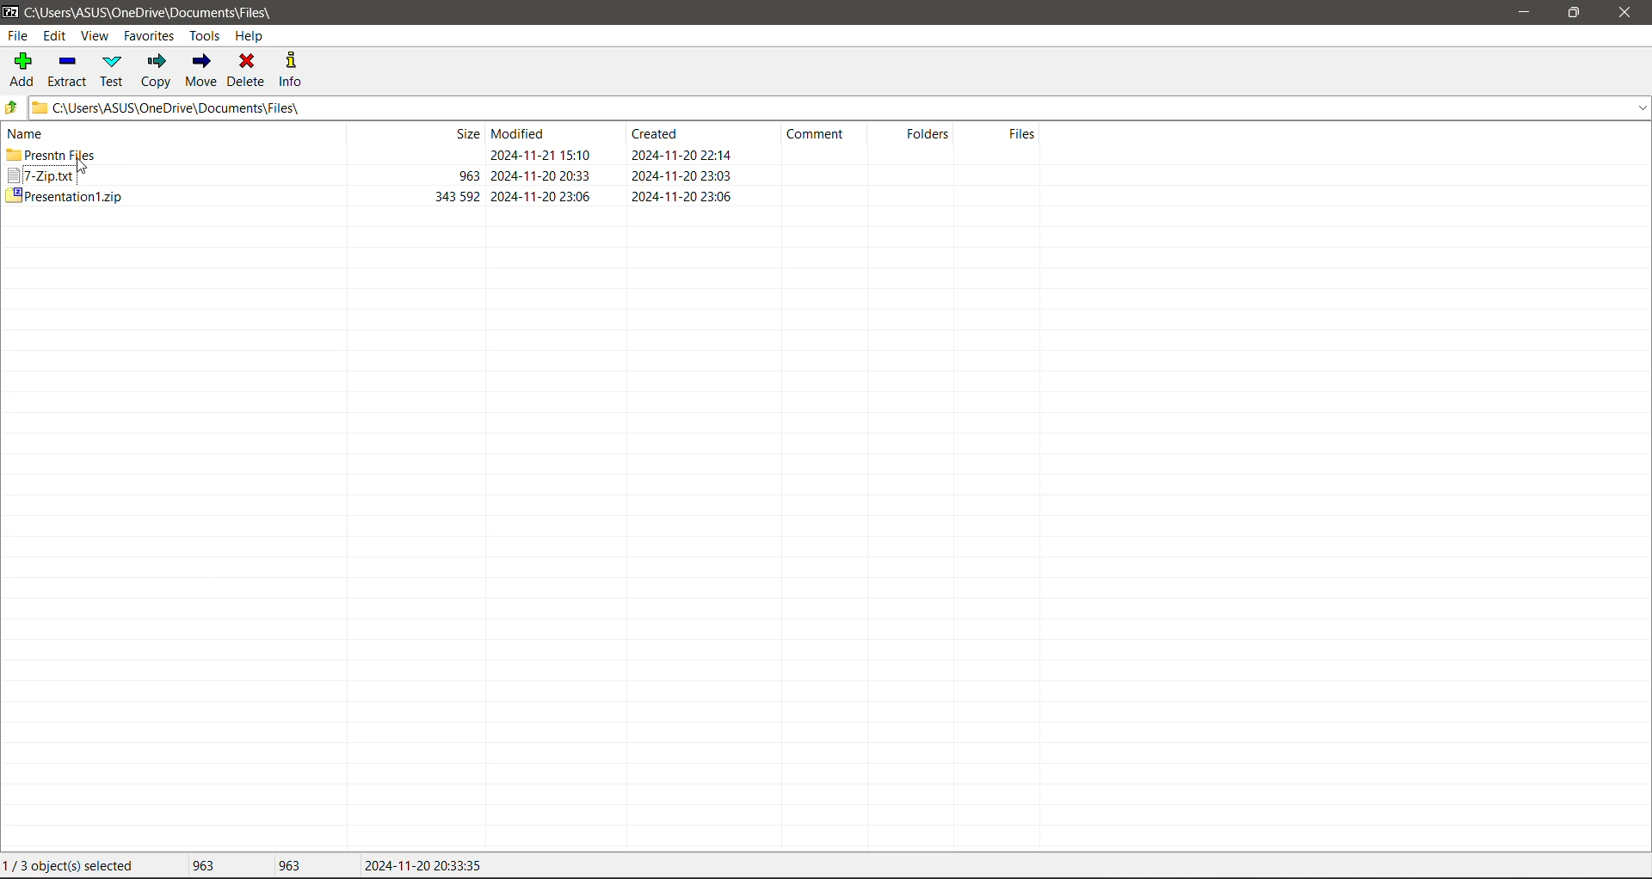 The image size is (1652, 879). What do you see at coordinates (656, 130) in the screenshot?
I see `Crested` at bounding box center [656, 130].